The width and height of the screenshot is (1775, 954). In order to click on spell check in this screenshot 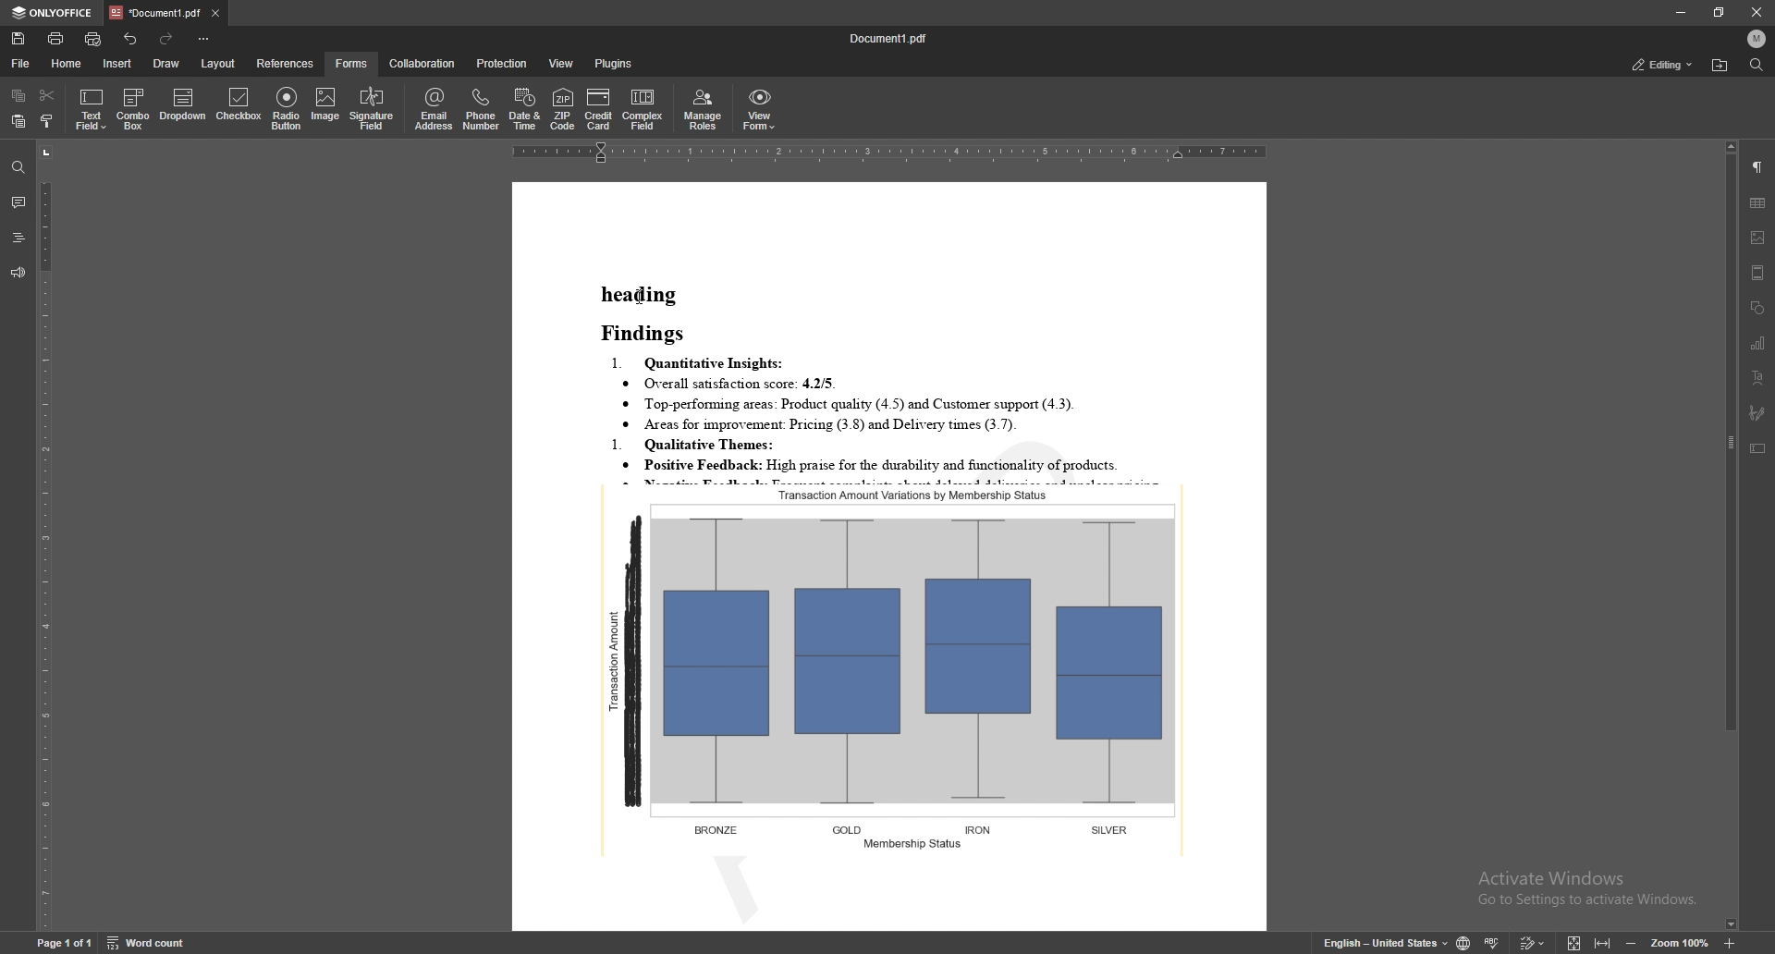, I will do `click(1493, 942)`.